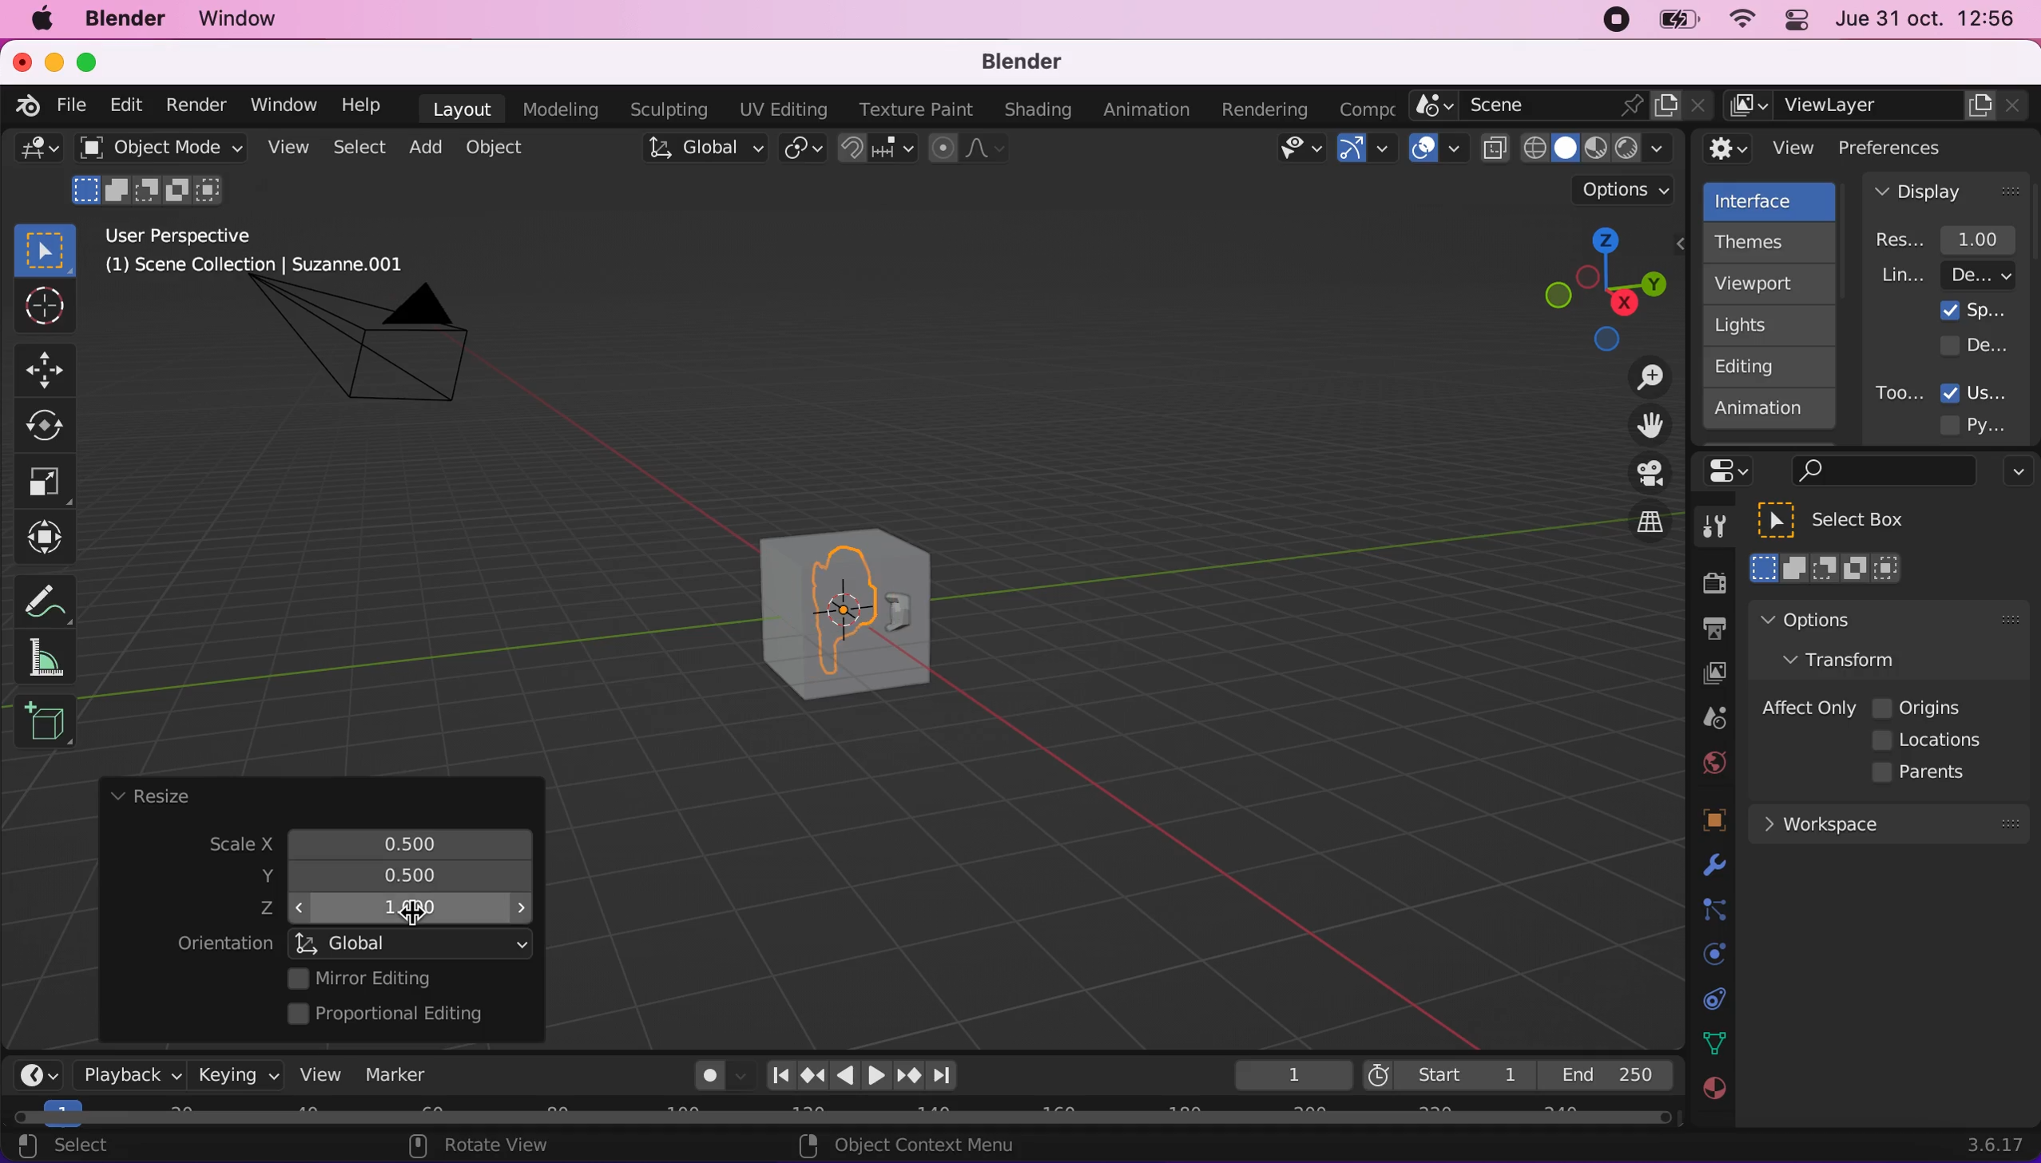  I want to click on proportional editing objects, so click(970, 150).